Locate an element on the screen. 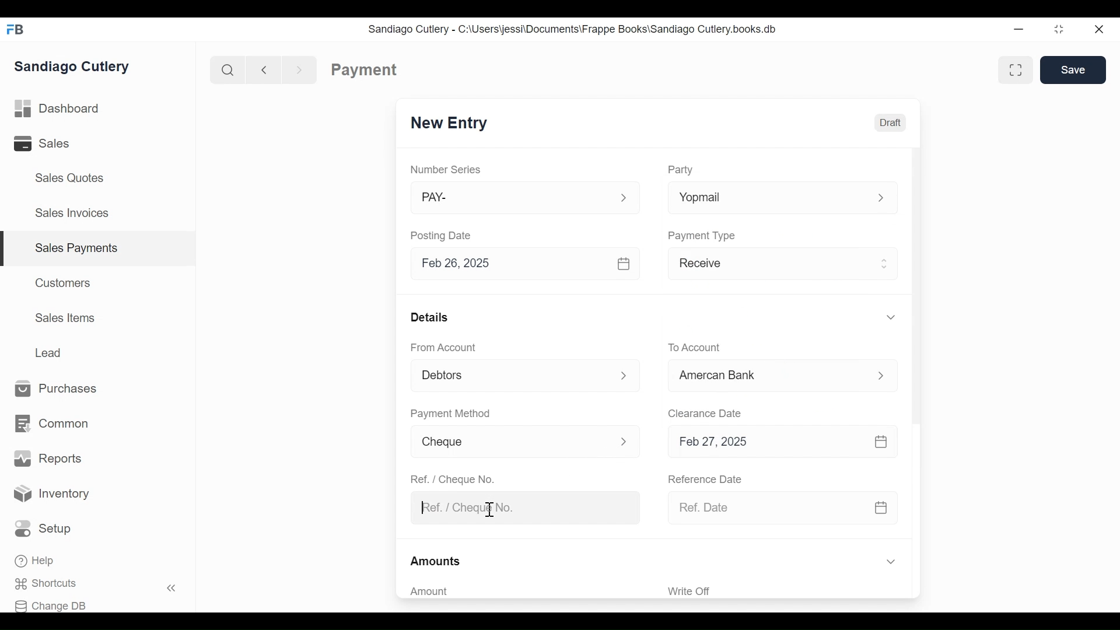 Image resolution: width=1120 pixels, height=630 pixels. Feb 26, 2025  is located at coordinates (510, 264).